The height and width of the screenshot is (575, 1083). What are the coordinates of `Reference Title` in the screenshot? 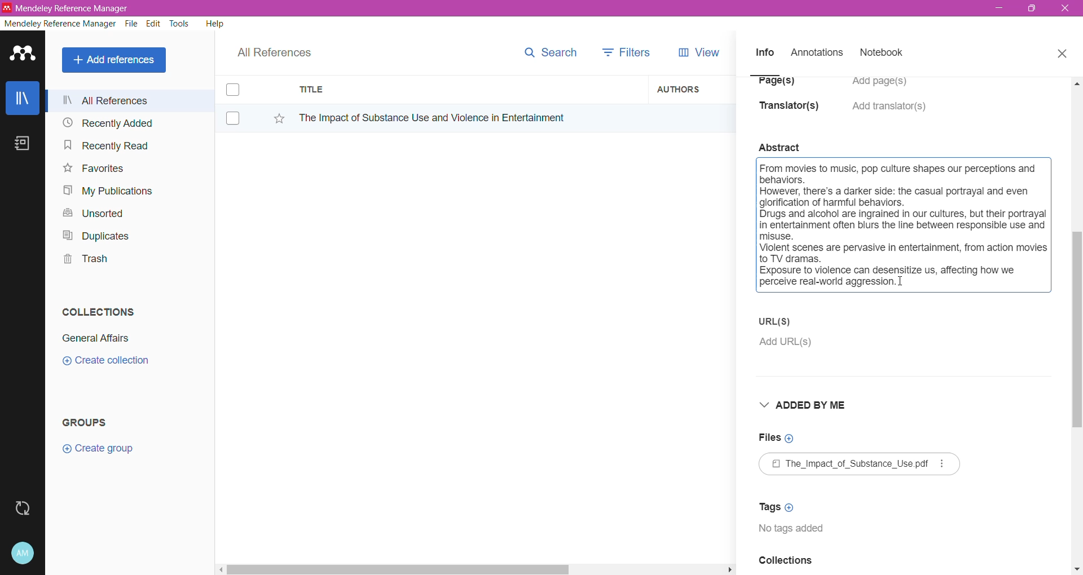 It's located at (468, 117).